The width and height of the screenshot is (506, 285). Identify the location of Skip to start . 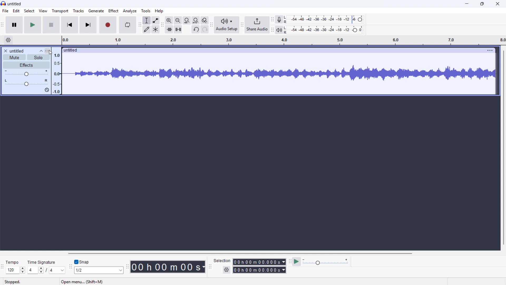
(69, 25).